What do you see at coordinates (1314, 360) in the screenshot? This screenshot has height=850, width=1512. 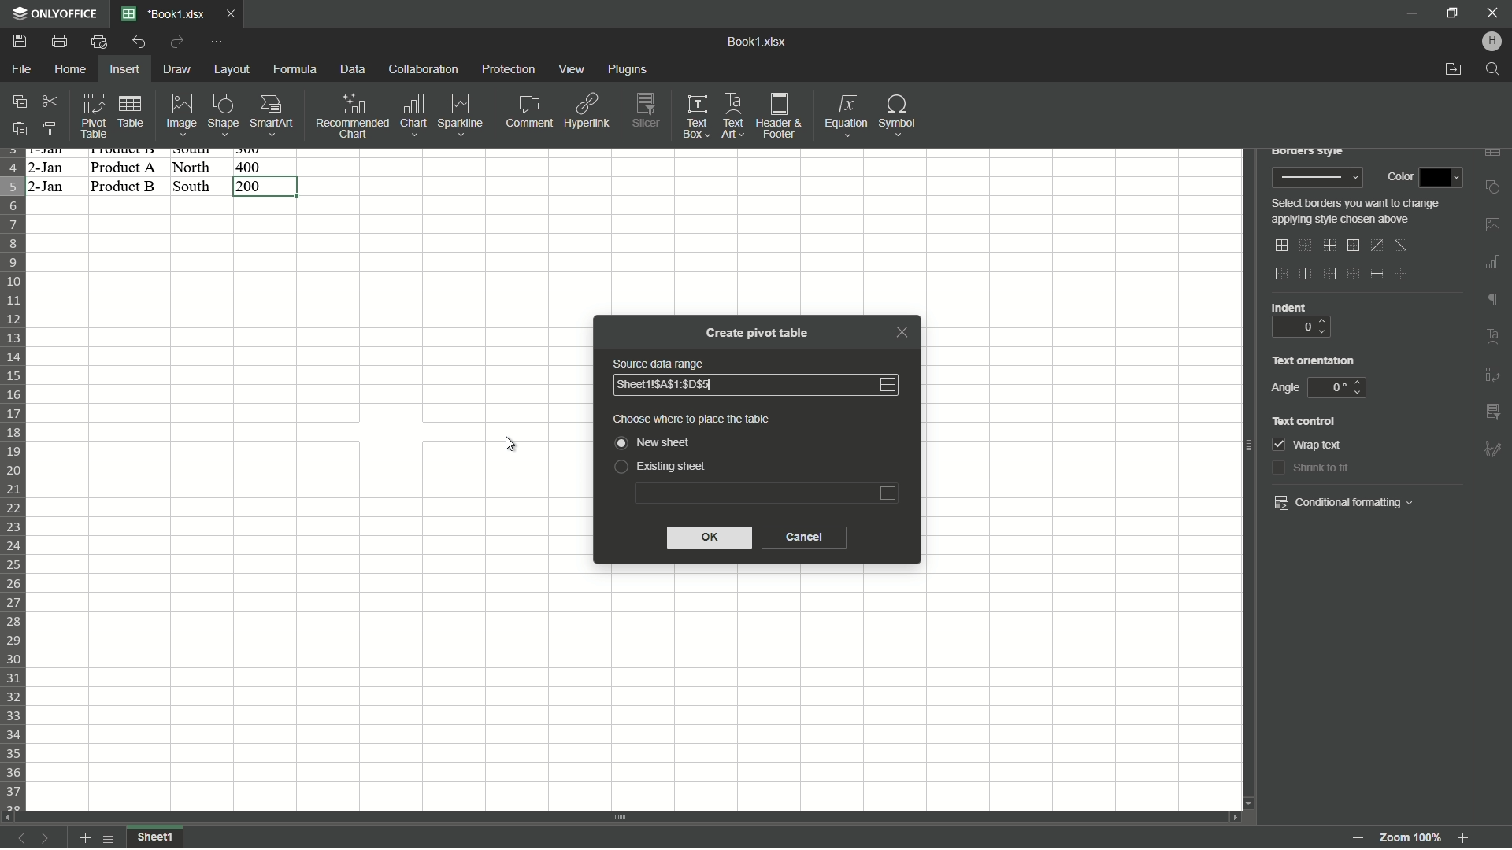 I see `text orientation` at bounding box center [1314, 360].